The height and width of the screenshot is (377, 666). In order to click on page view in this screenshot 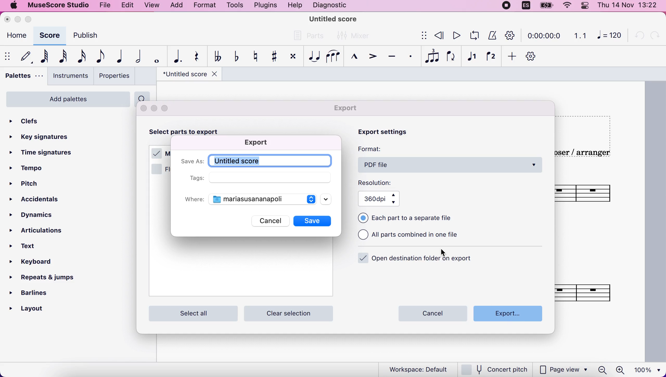, I will do `click(563, 370)`.